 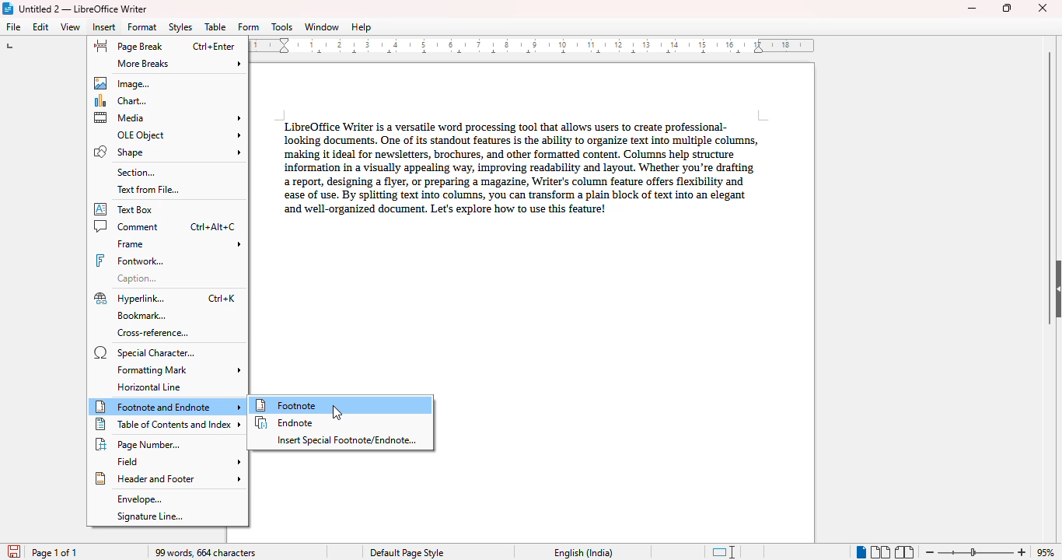 I want to click on page 1 of 1, so click(x=55, y=553).